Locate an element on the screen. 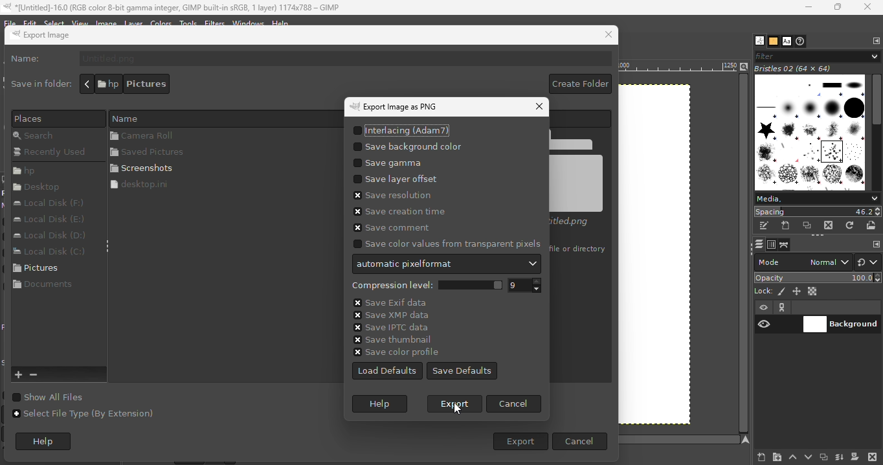  Document history is located at coordinates (801, 41).